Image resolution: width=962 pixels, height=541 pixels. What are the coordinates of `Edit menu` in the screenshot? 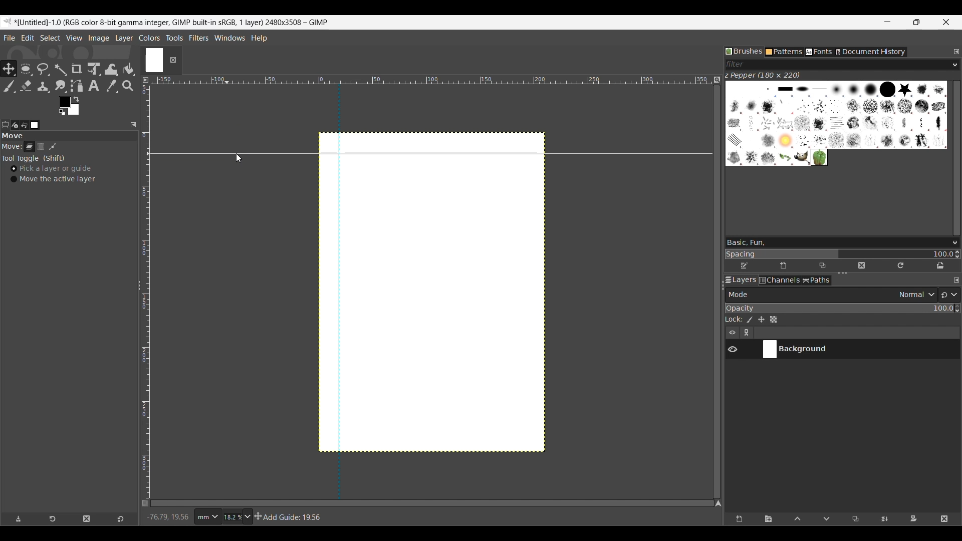 It's located at (28, 38).